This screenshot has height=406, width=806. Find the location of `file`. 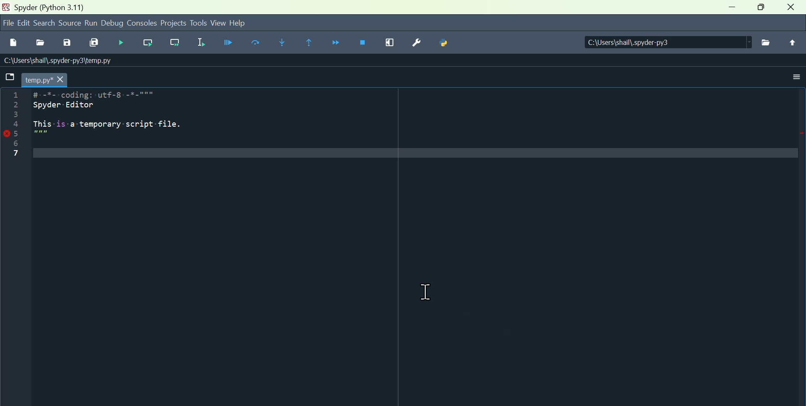

file is located at coordinates (10, 81).